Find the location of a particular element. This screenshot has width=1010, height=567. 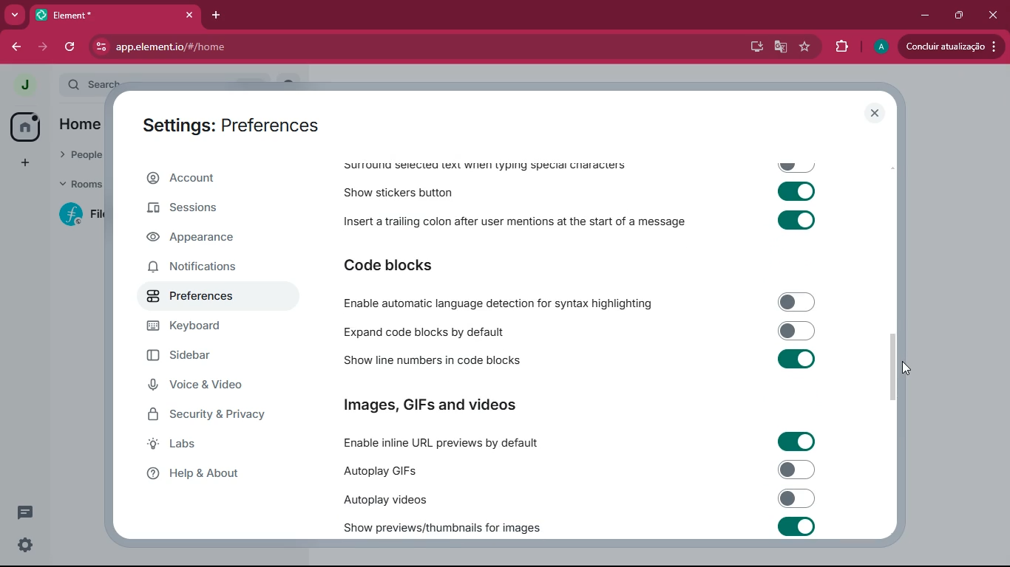

account is located at coordinates (212, 178).